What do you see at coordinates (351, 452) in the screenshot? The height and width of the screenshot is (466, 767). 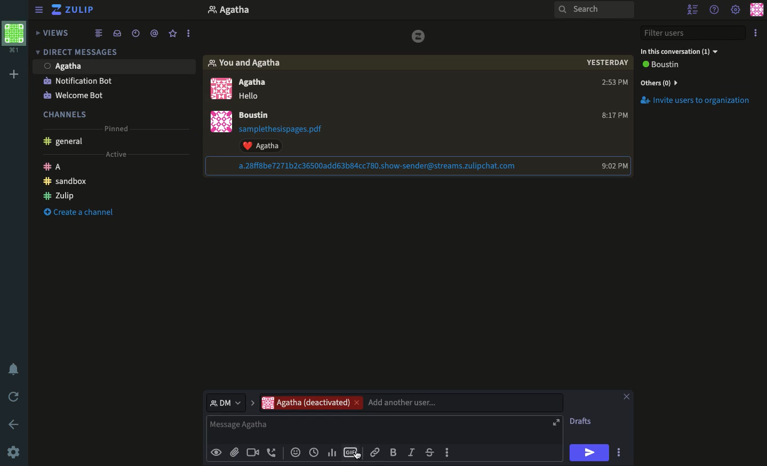 I see `GIF` at bounding box center [351, 452].